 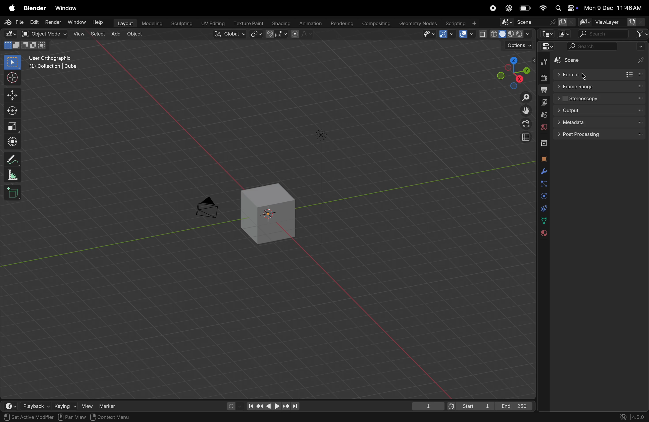 I want to click on Animation, so click(x=310, y=23).